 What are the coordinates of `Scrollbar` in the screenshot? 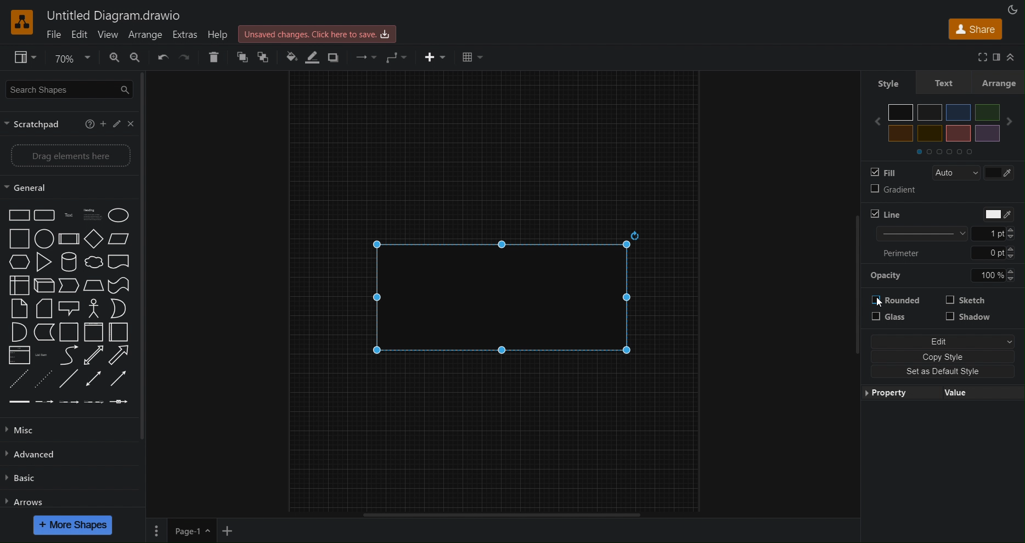 It's located at (148, 260).